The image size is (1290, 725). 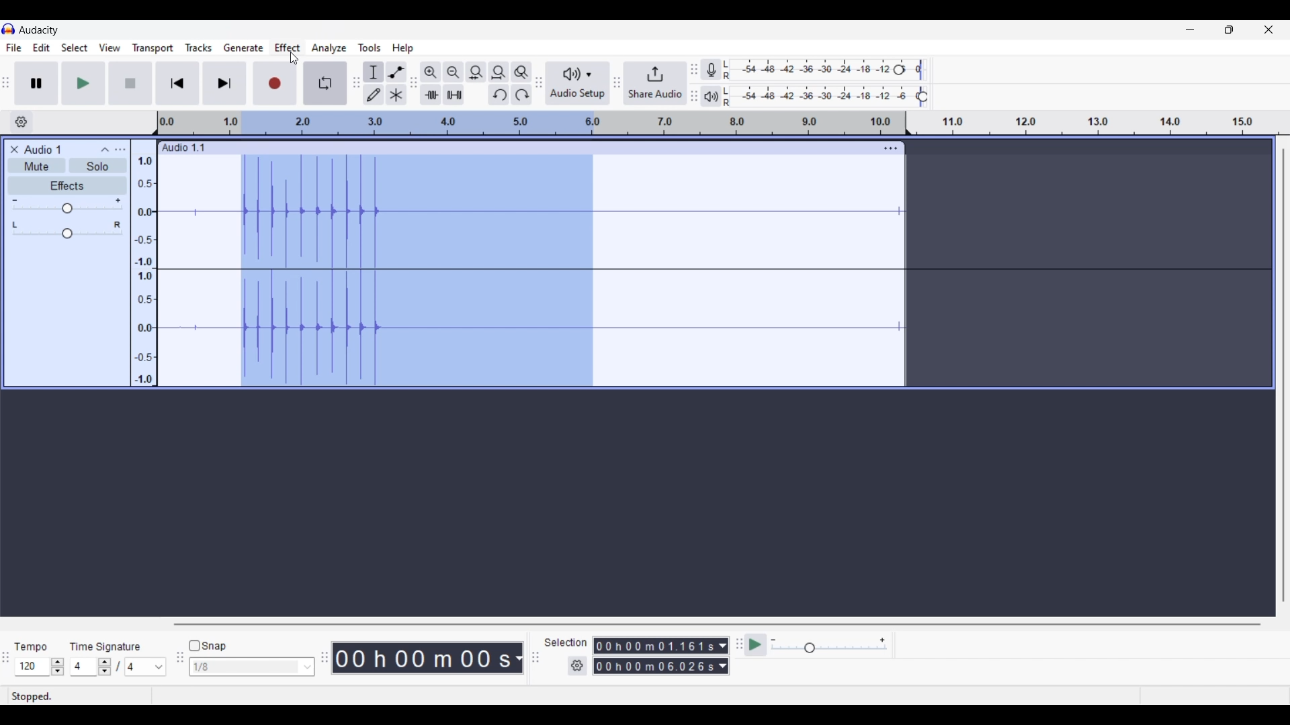 I want to click on Zoom toggle, so click(x=521, y=72).